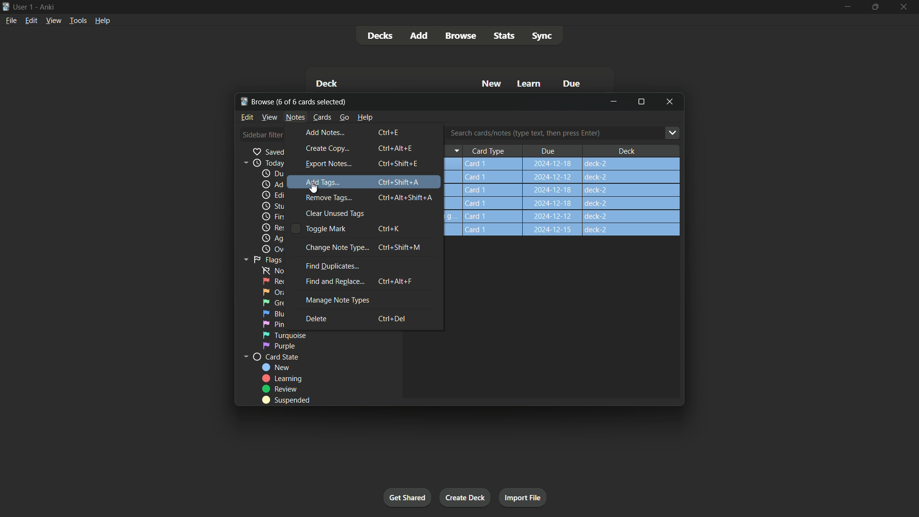  What do you see at coordinates (296, 117) in the screenshot?
I see `Notes` at bounding box center [296, 117].